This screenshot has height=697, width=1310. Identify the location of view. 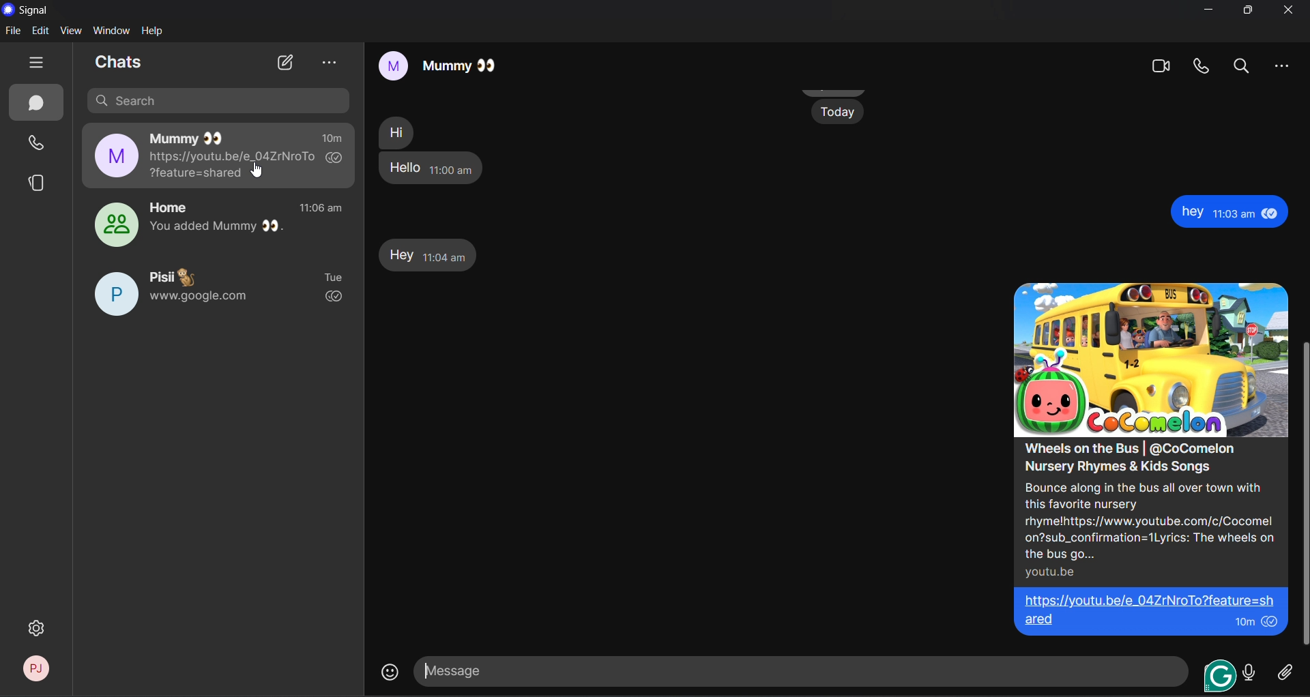
(71, 31).